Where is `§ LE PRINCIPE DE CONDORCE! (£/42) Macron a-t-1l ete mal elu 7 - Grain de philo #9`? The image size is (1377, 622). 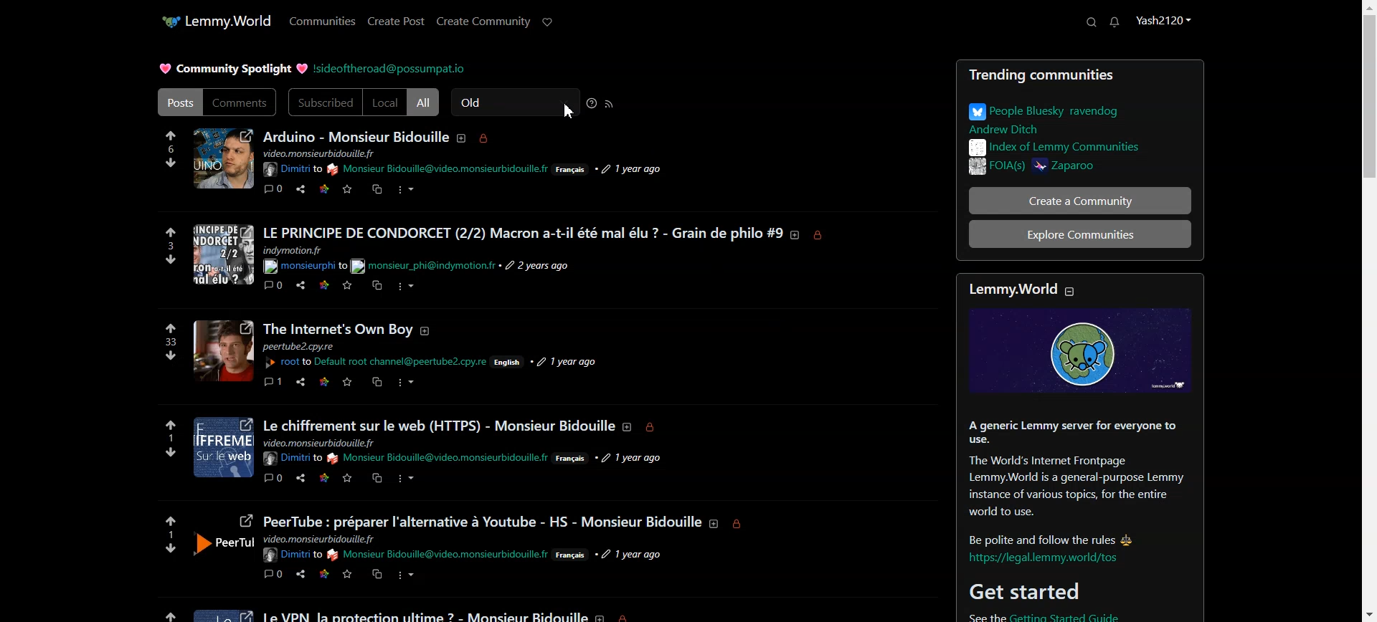
§ LE PRINCIPE DE CONDORCE! (£/42) Macron a-t-1l ete mal elu 7 - Grain de philo #9 is located at coordinates (524, 232).